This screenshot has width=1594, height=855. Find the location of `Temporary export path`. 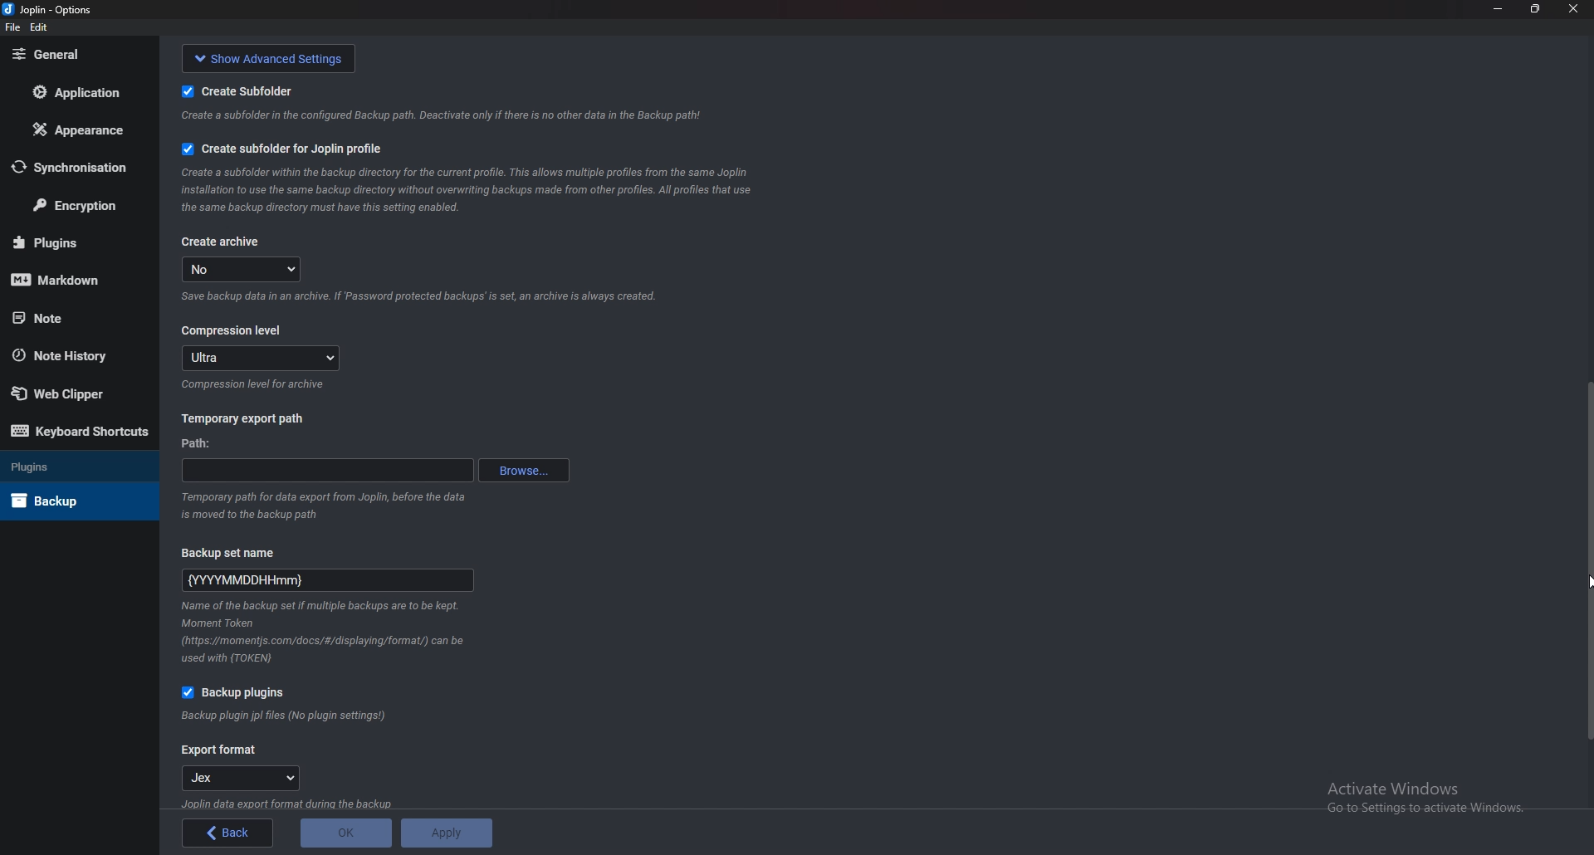

Temporary export path is located at coordinates (252, 418).